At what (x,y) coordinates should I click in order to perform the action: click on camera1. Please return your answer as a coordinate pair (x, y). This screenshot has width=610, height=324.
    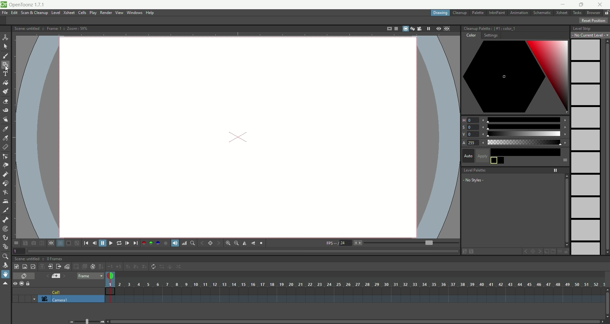
    Looking at the image, I should click on (32, 299).